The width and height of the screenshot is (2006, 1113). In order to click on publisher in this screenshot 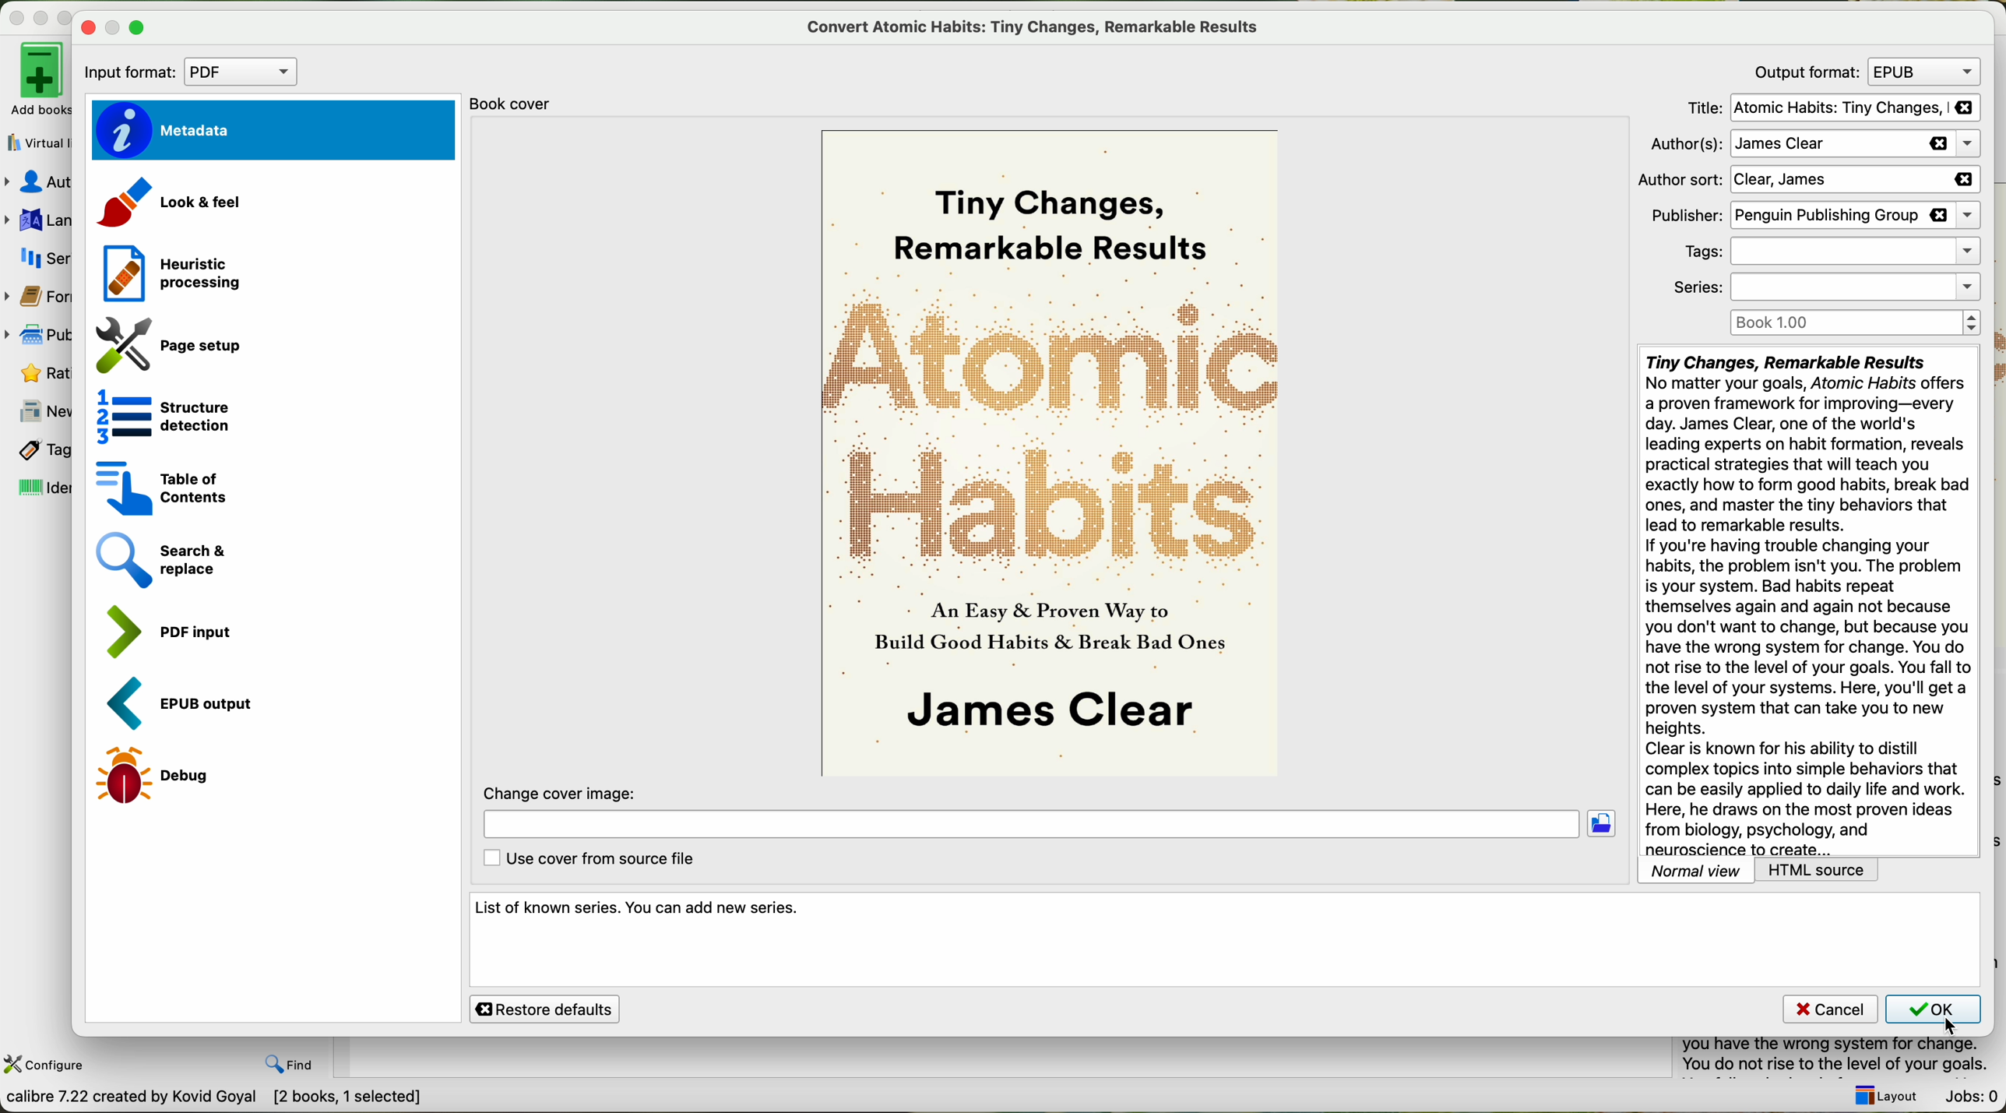, I will do `click(39, 335)`.